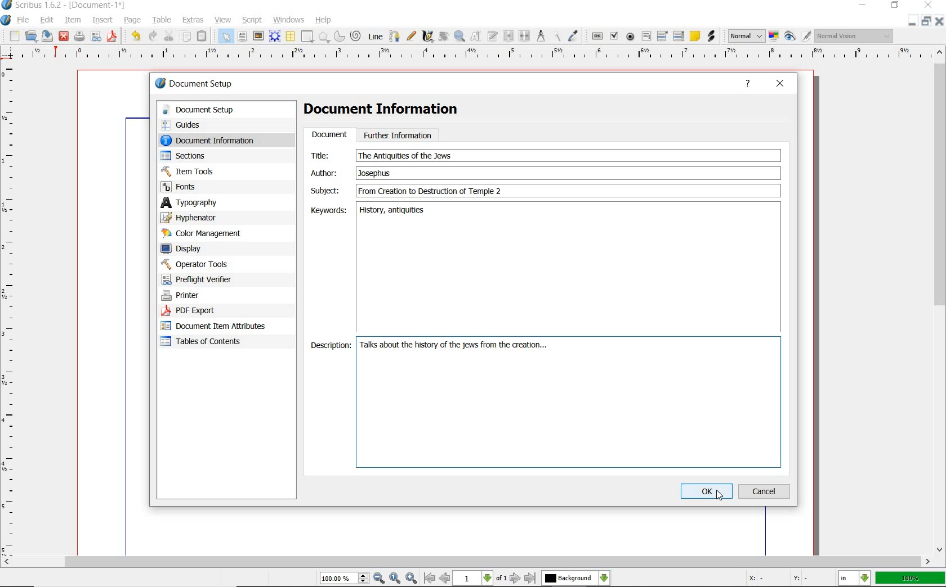  What do you see at coordinates (324, 190) in the screenshot?
I see `subject` at bounding box center [324, 190].